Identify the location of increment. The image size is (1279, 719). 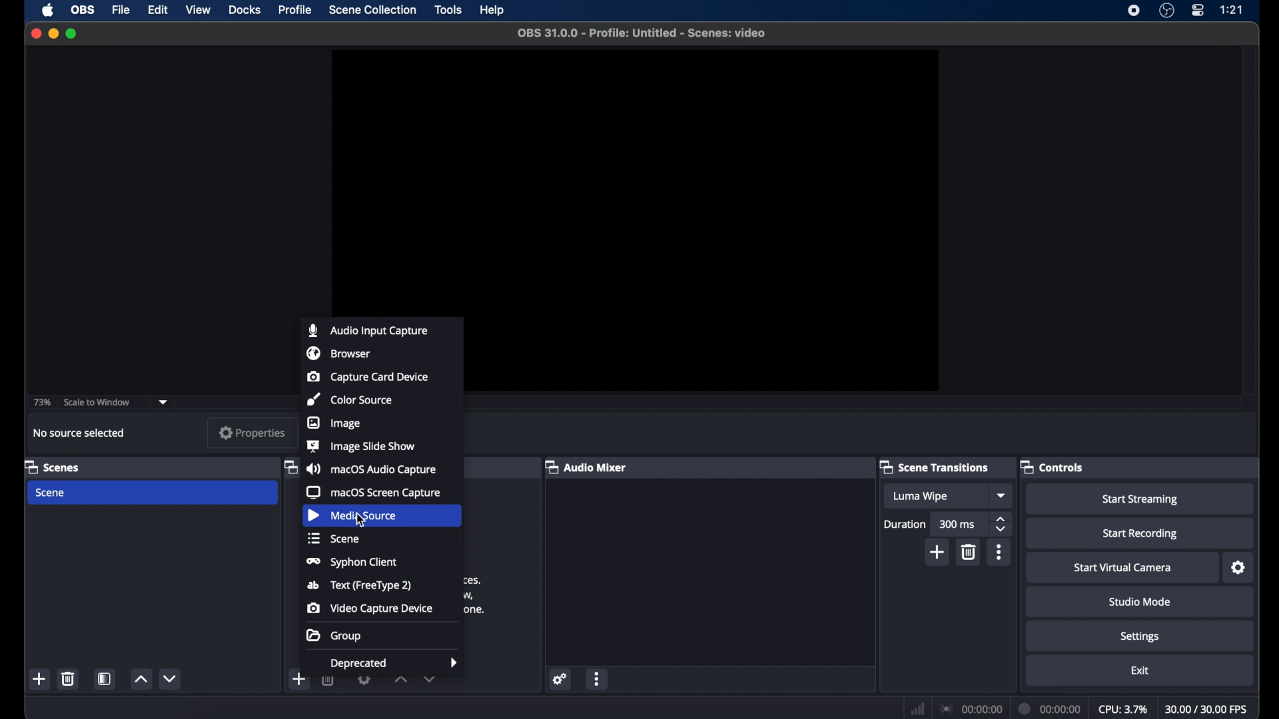
(140, 679).